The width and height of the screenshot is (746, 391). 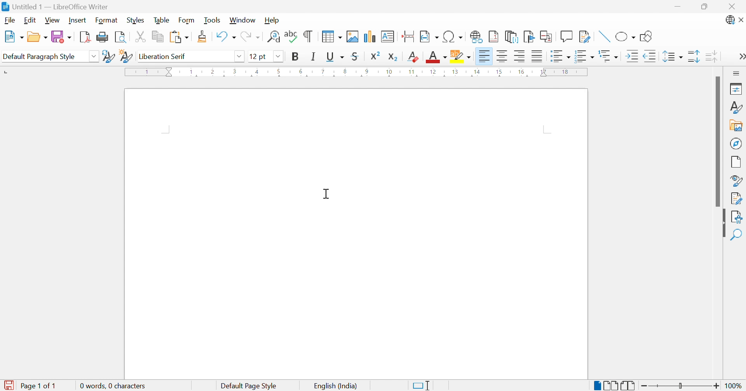 I want to click on Redo, so click(x=249, y=38).